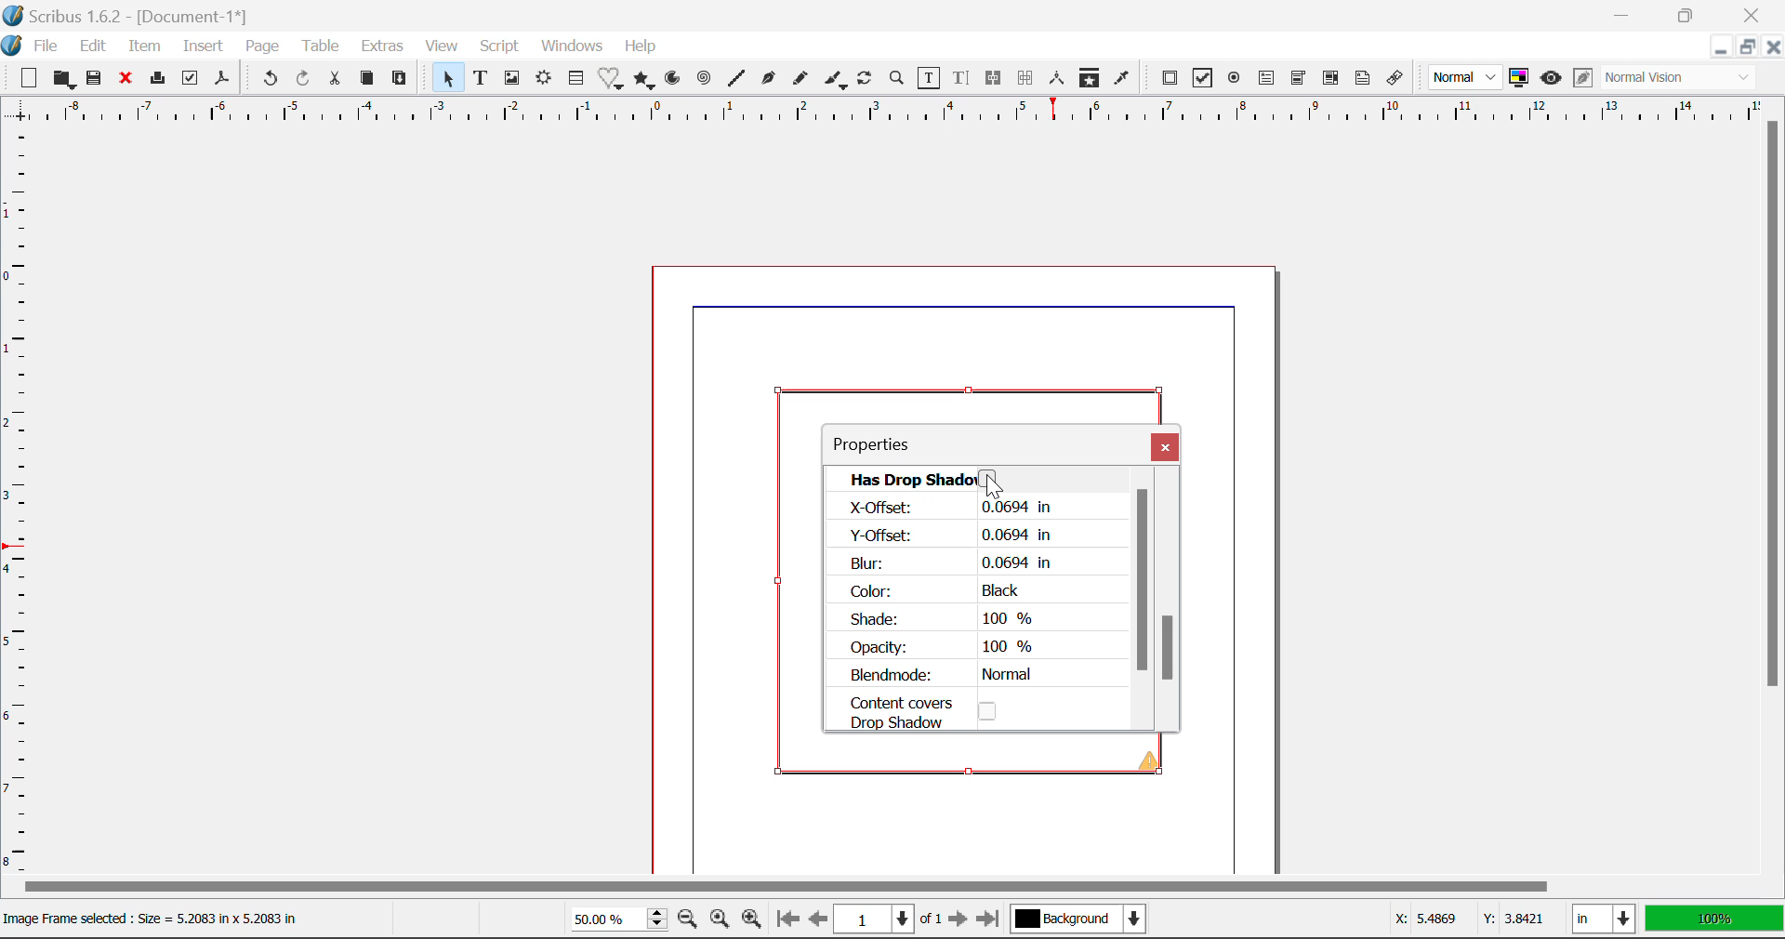 This screenshot has width=1785, height=939. I want to click on Paste, so click(403, 82).